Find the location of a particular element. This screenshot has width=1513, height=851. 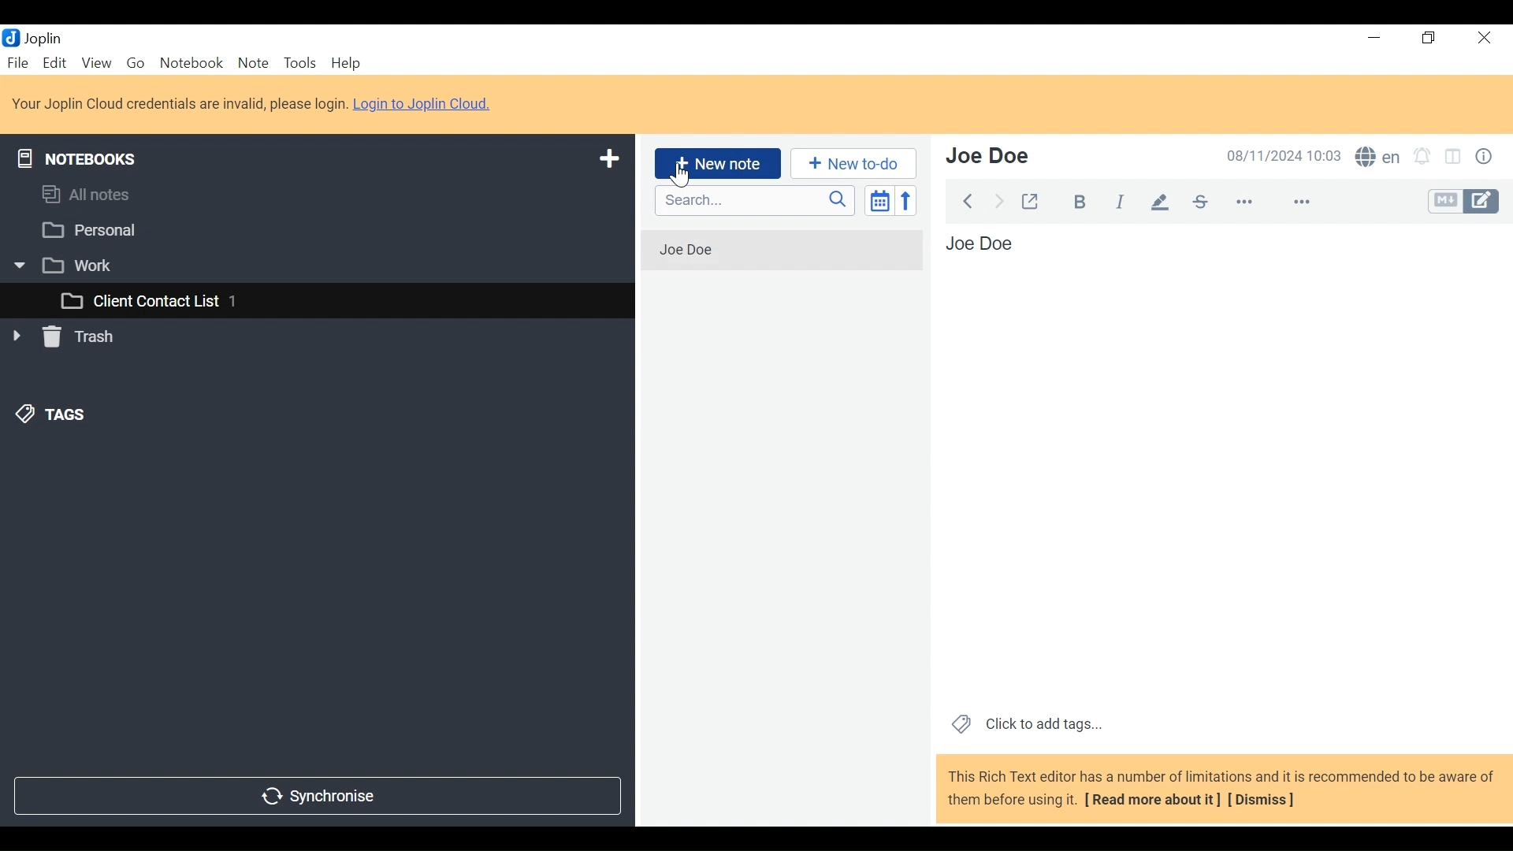

Note Properties is located at coordinates (1484, 155).